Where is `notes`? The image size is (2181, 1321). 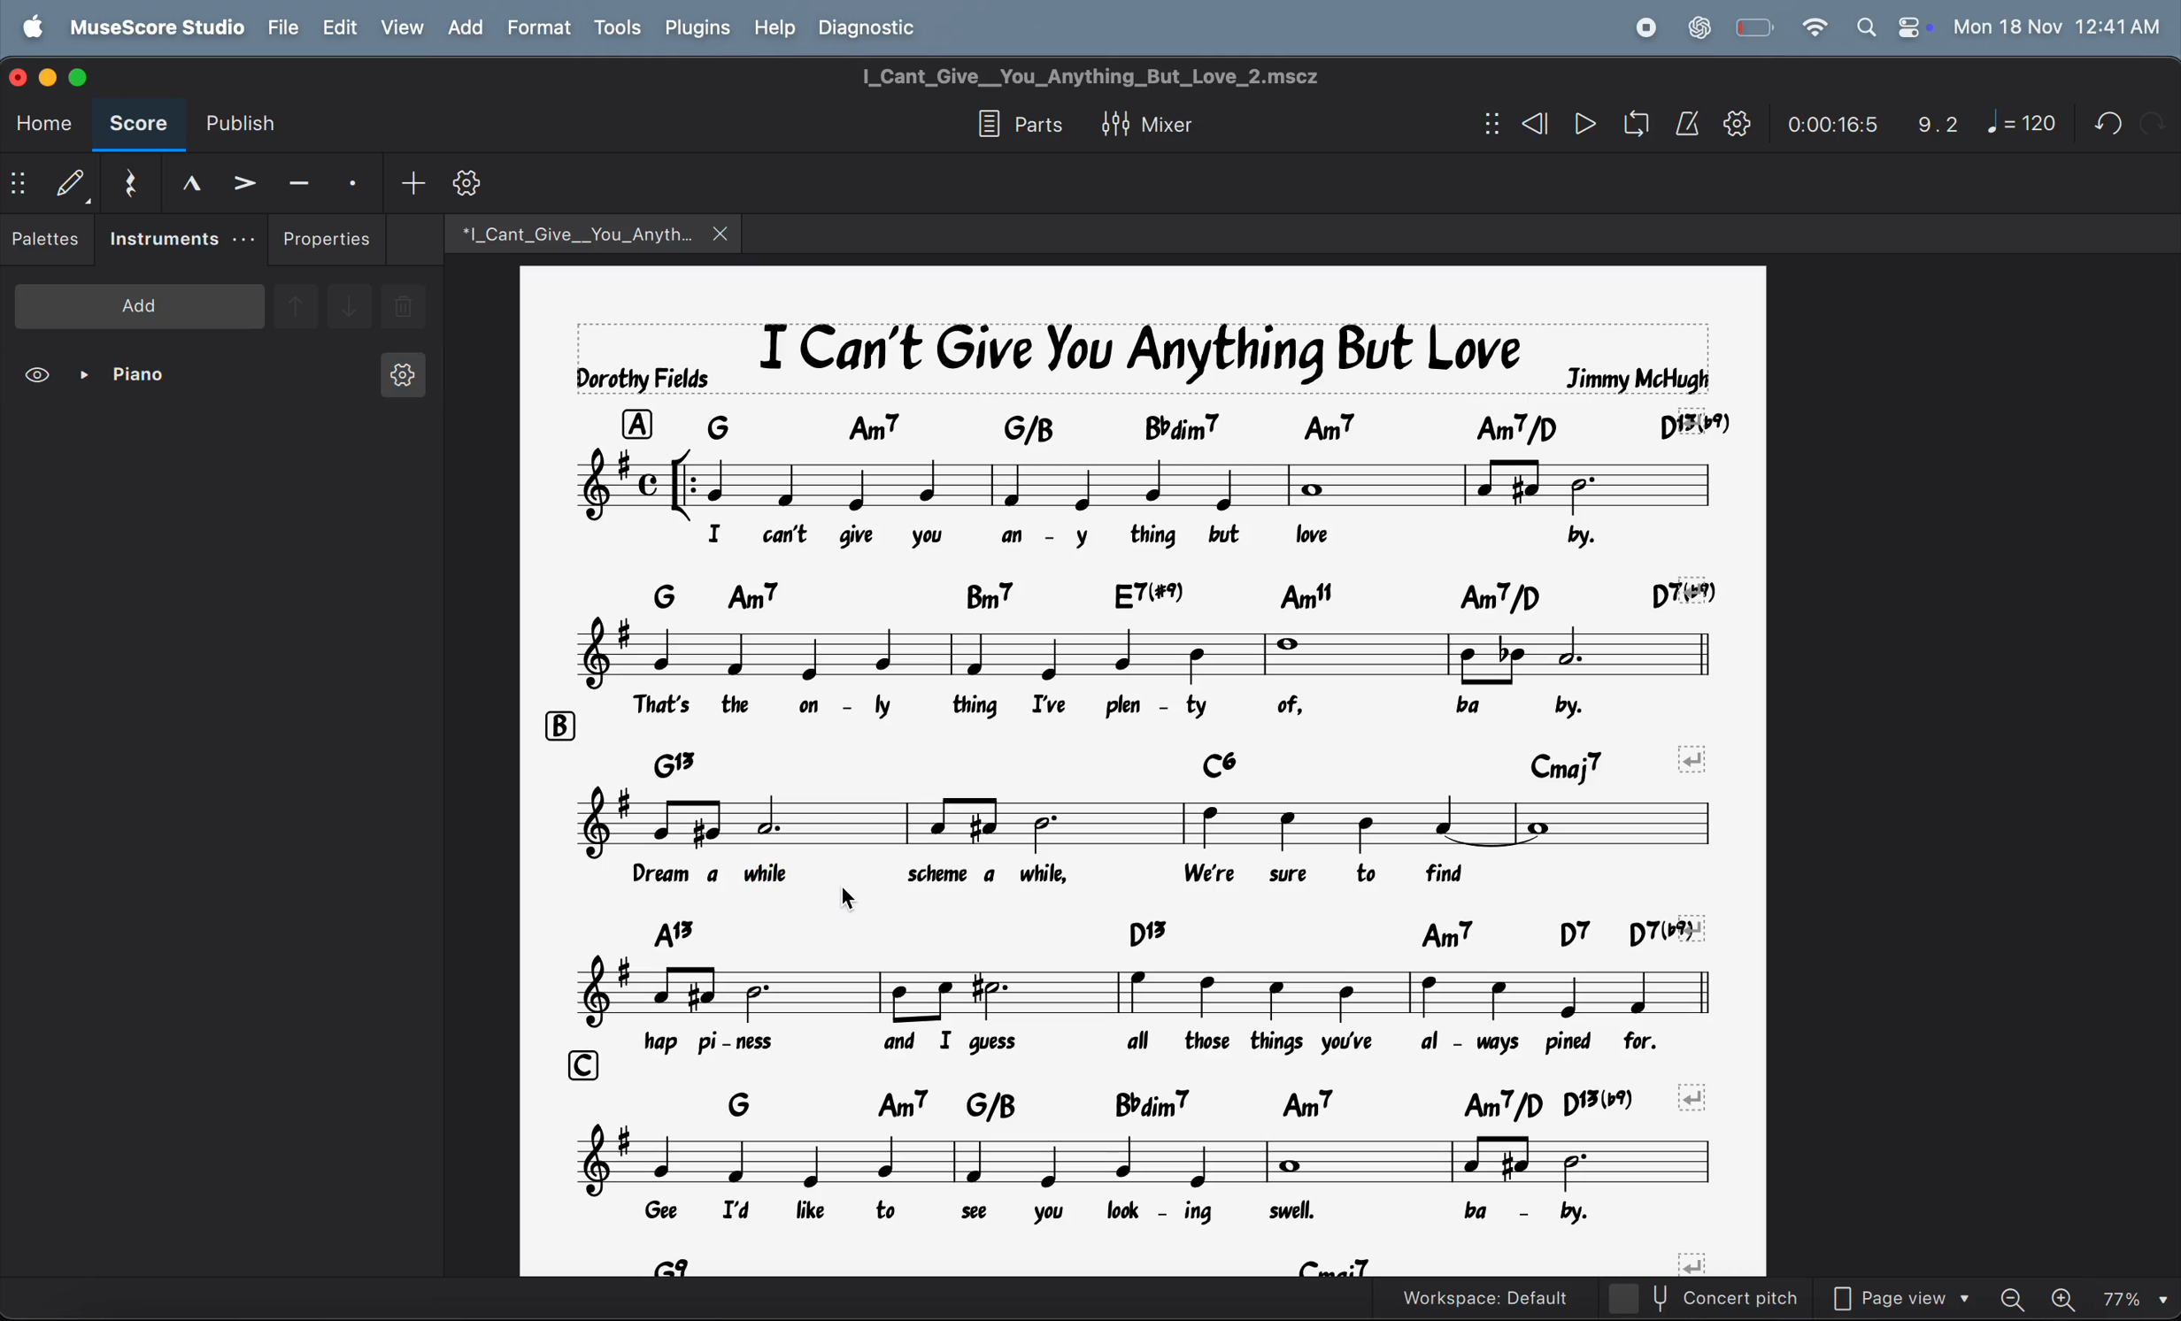
notes is located at coordinates (1156, 995).